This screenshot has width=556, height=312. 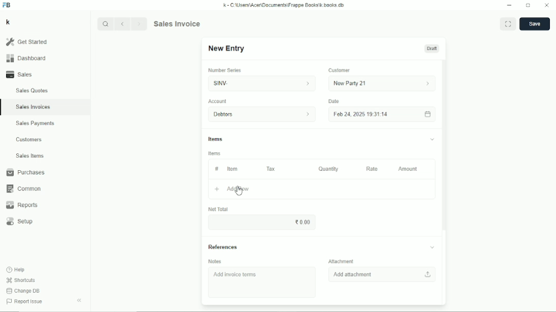 What do you see at coordinates (30, 156) in the screenshot?
I see `Sales items` at bounding box center [30, 156].